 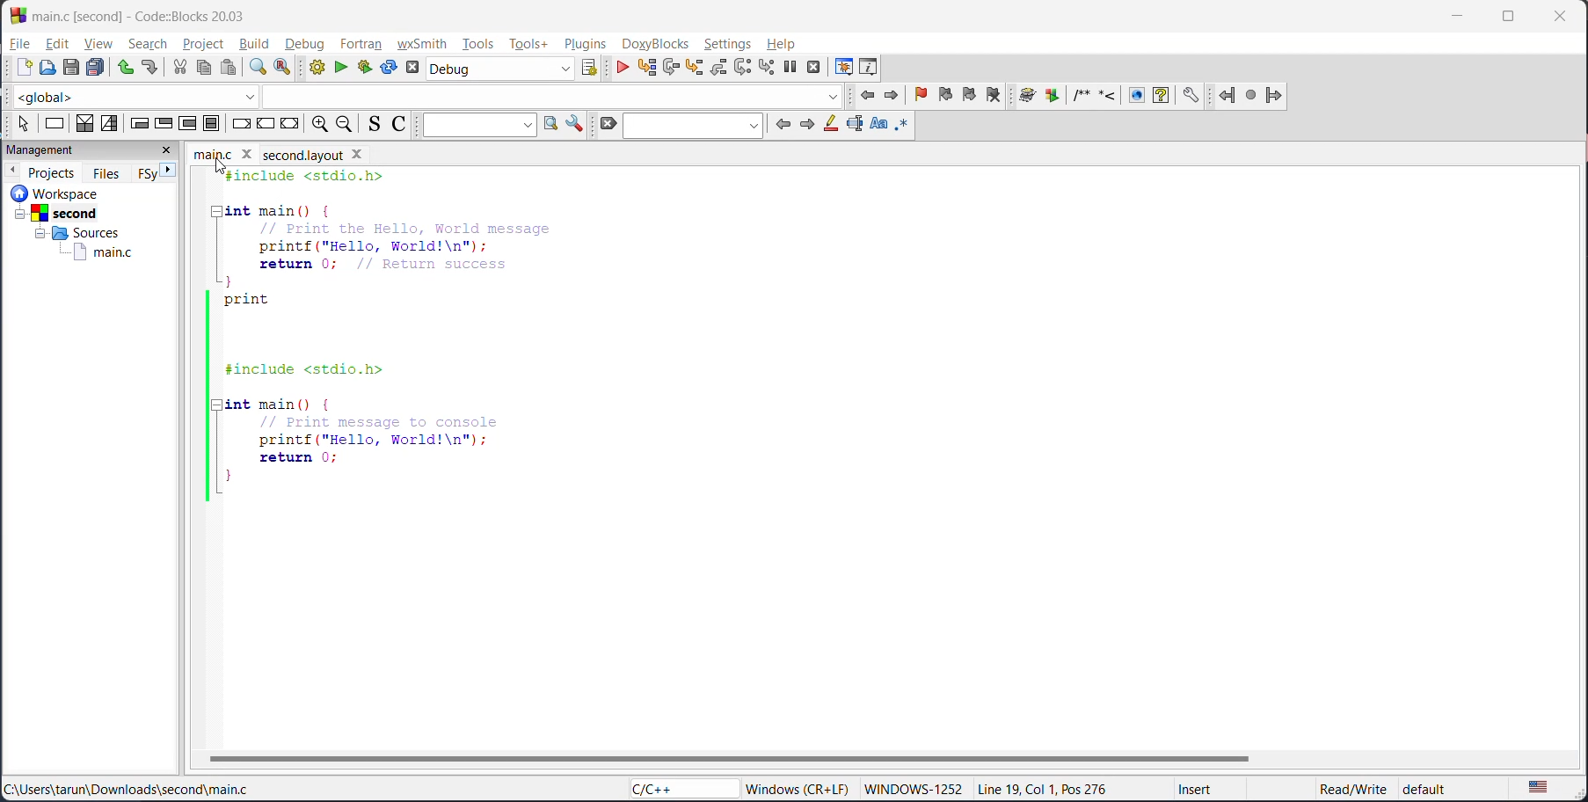 What do you see at coordinates (361, 44) in the screenshot?
I see `fortran` at bounding box center [361, 44].